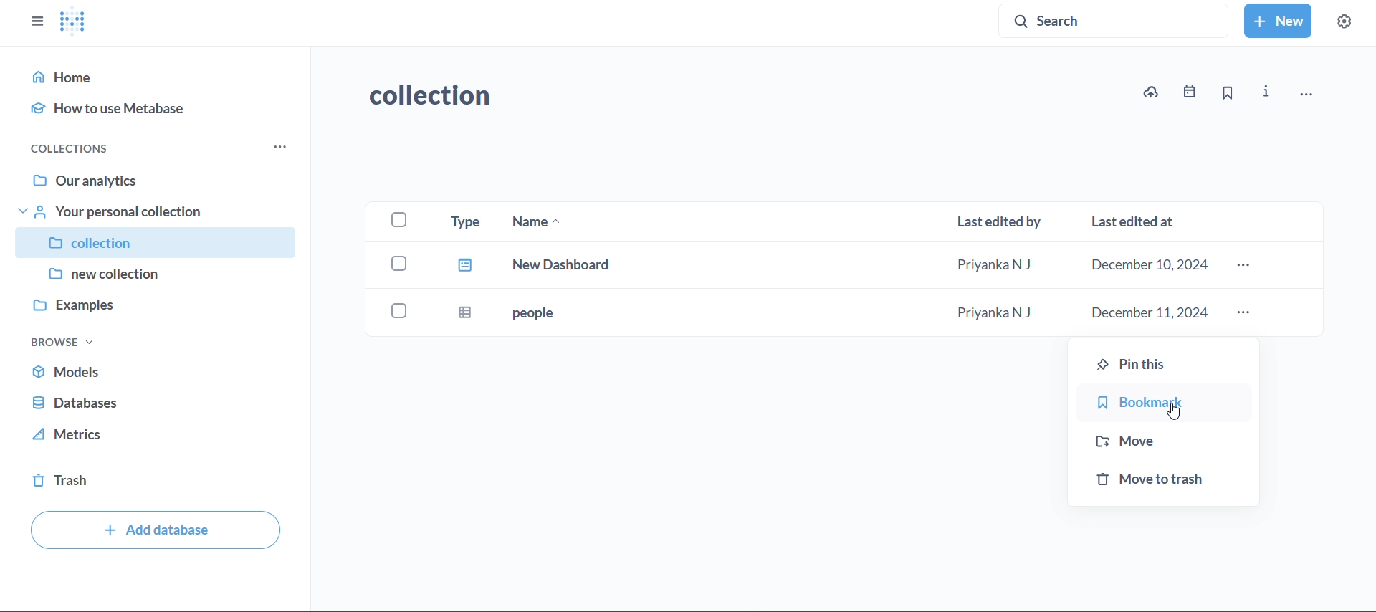  What do you see at coordinates (998, 223) in the screenshot?
I see `last edited by` at bounding box center [998, 223].